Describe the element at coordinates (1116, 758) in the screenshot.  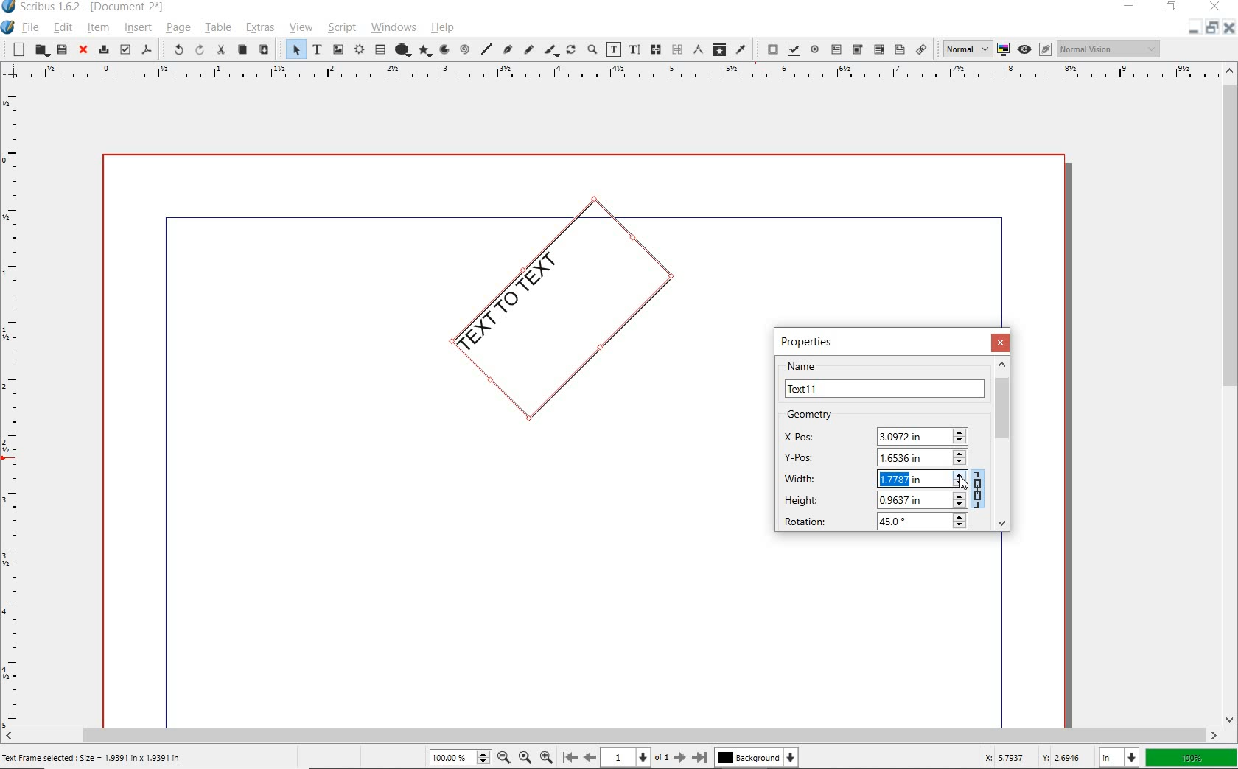
I see `select unit` at that location.